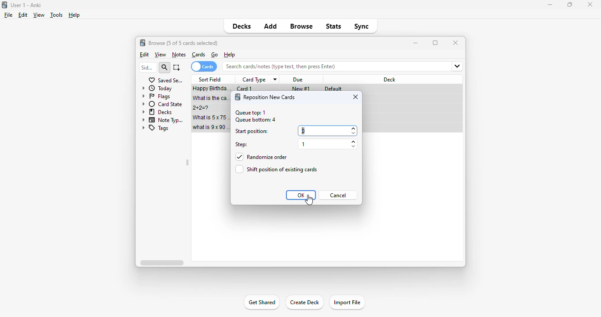  What do you see at coordinates (145, 55) in the screenshot?
I see `edit` at bounding box center [145, 55].